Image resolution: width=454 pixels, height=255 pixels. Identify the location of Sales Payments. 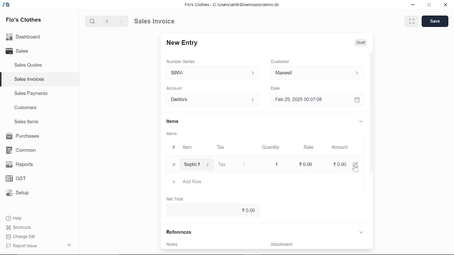
(31, 93).